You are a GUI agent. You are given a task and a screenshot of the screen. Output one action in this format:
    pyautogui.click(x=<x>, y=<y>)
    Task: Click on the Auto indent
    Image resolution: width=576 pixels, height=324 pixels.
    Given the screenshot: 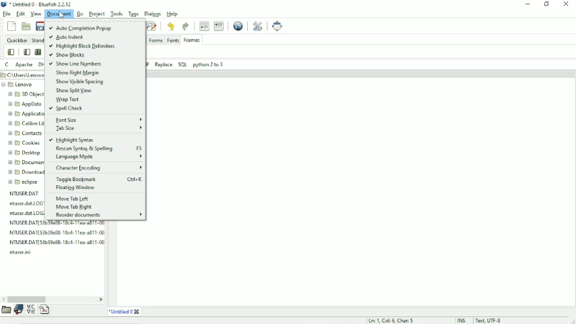 What is the action you would take?
    pyautogui.click(x=66, y=37)
    